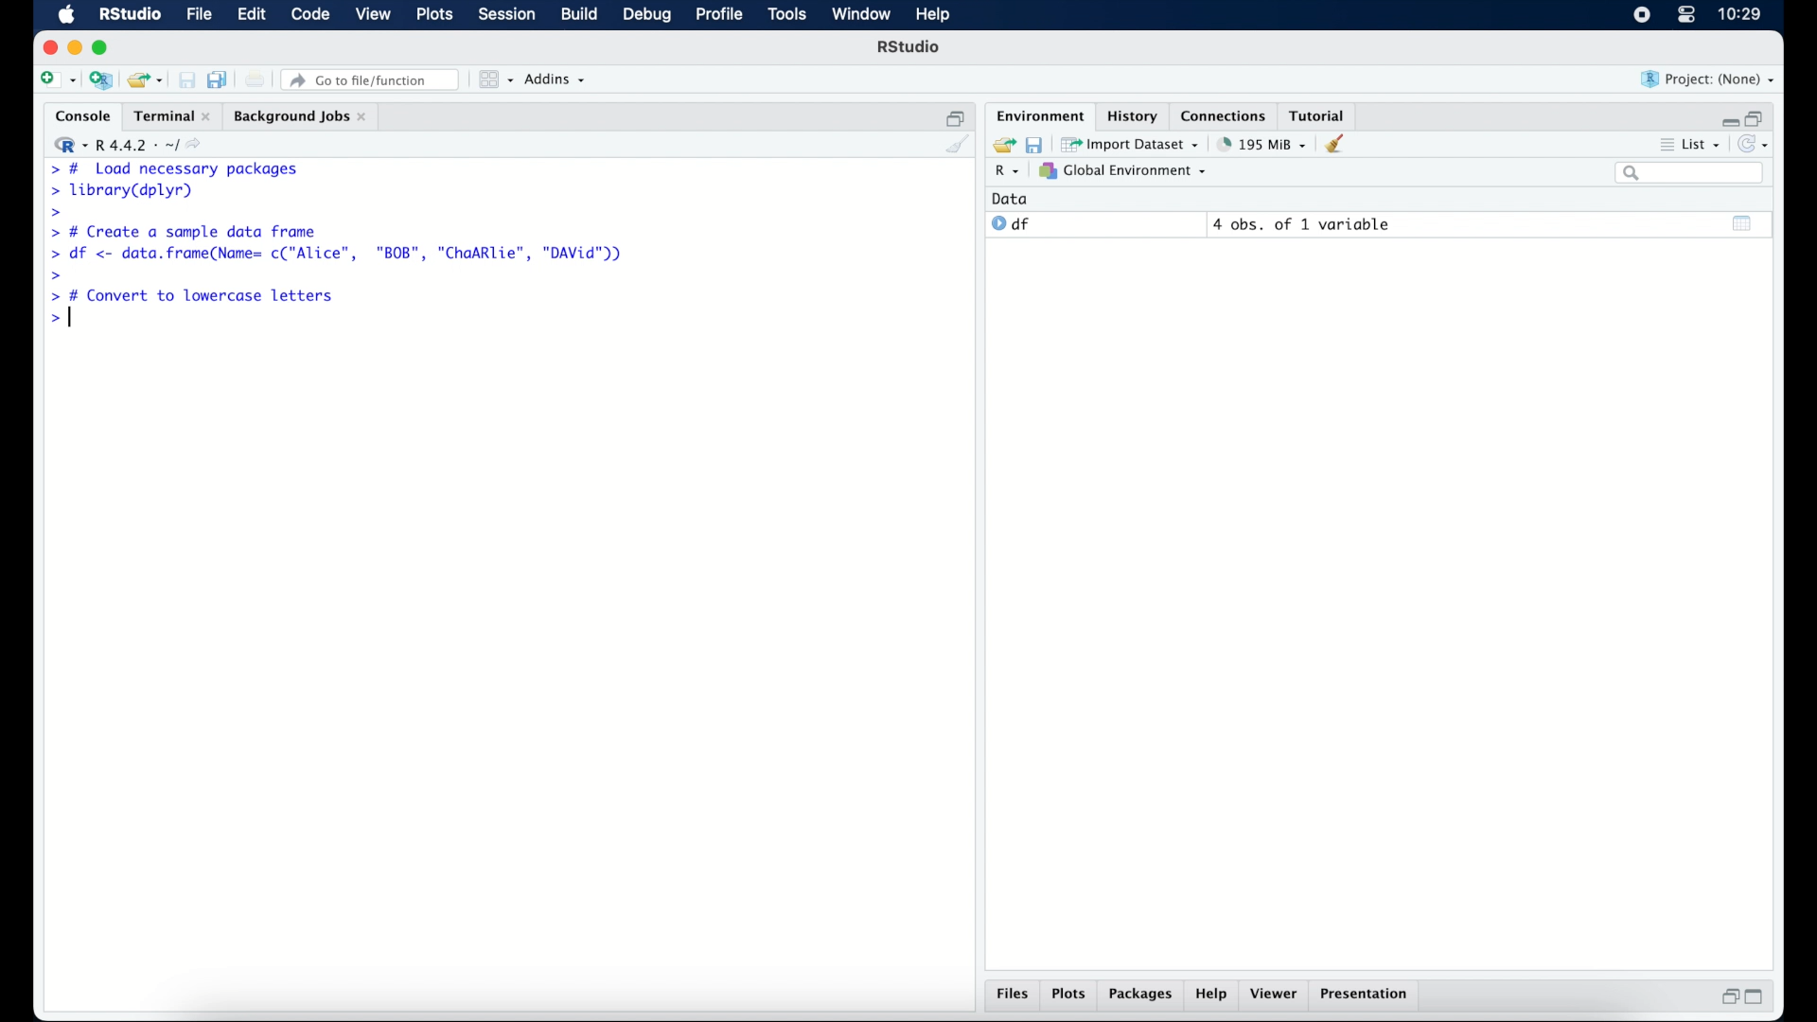  What do you see at coordinates (1004, 173) in the screenshot?
I see `R` at bounding box center [1004, 173].